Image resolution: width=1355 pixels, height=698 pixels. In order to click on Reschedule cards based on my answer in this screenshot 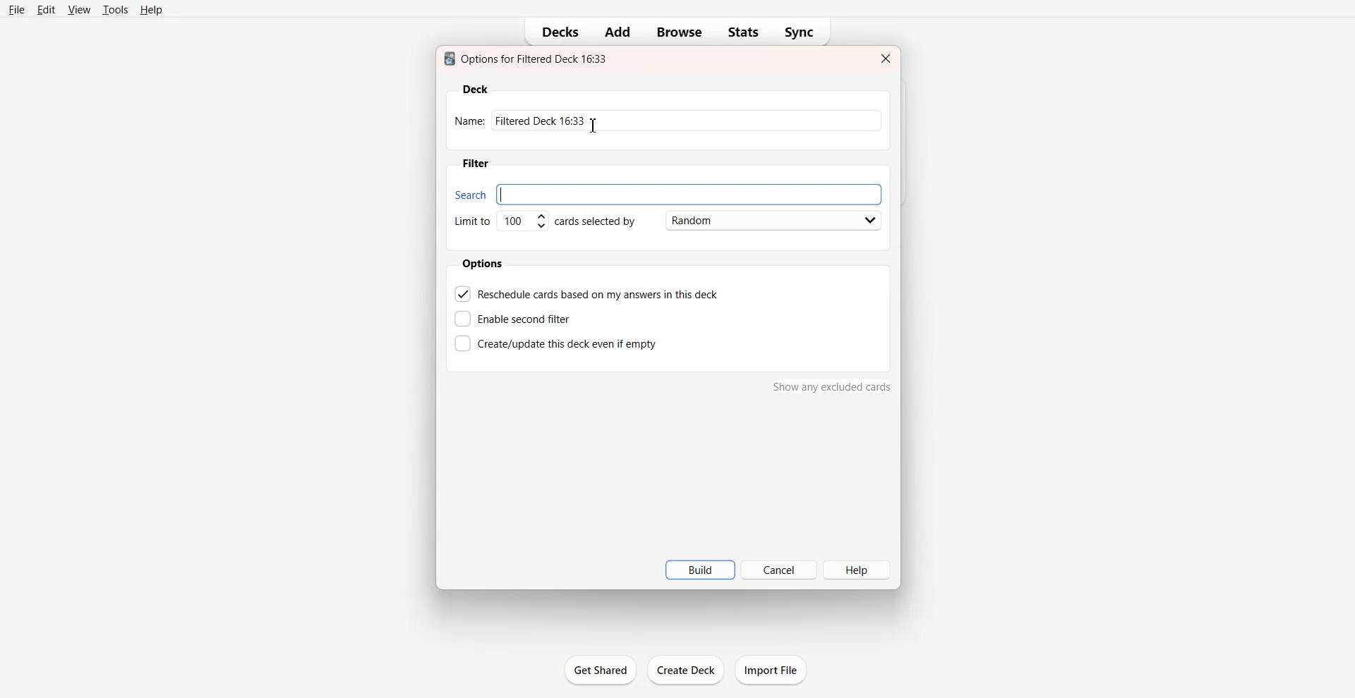, I will do `click(588, 293)`.